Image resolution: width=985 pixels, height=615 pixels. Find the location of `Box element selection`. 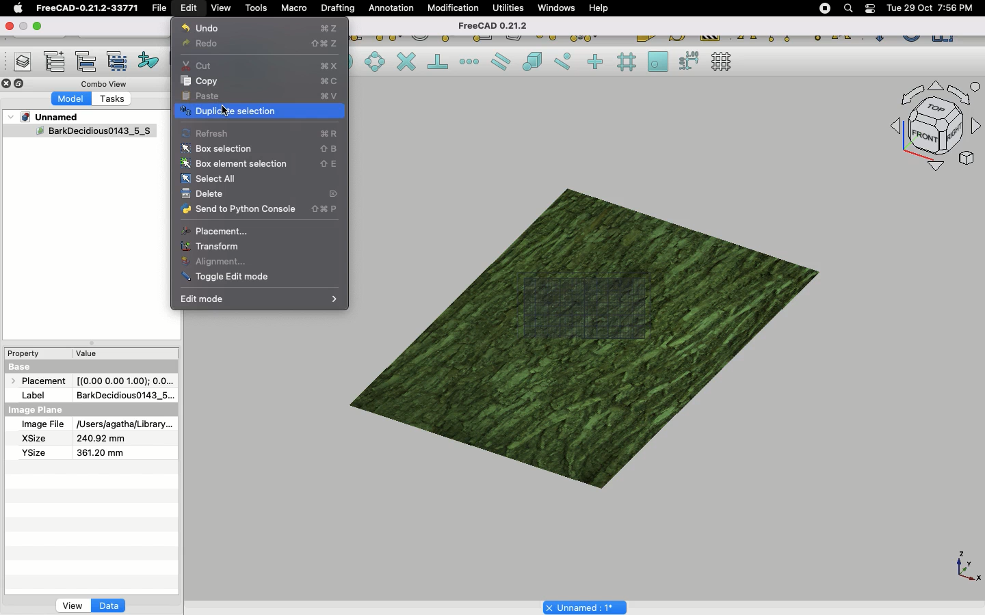

Box element selection is located at coordinates (261, 164).